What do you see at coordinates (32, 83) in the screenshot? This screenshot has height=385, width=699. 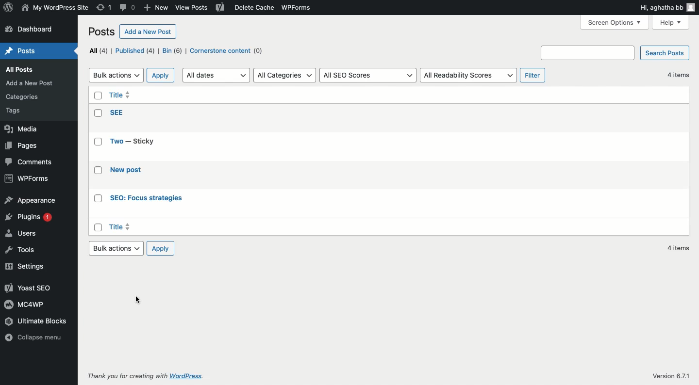 I see `Add a new post` at bounding box center [32, 83].